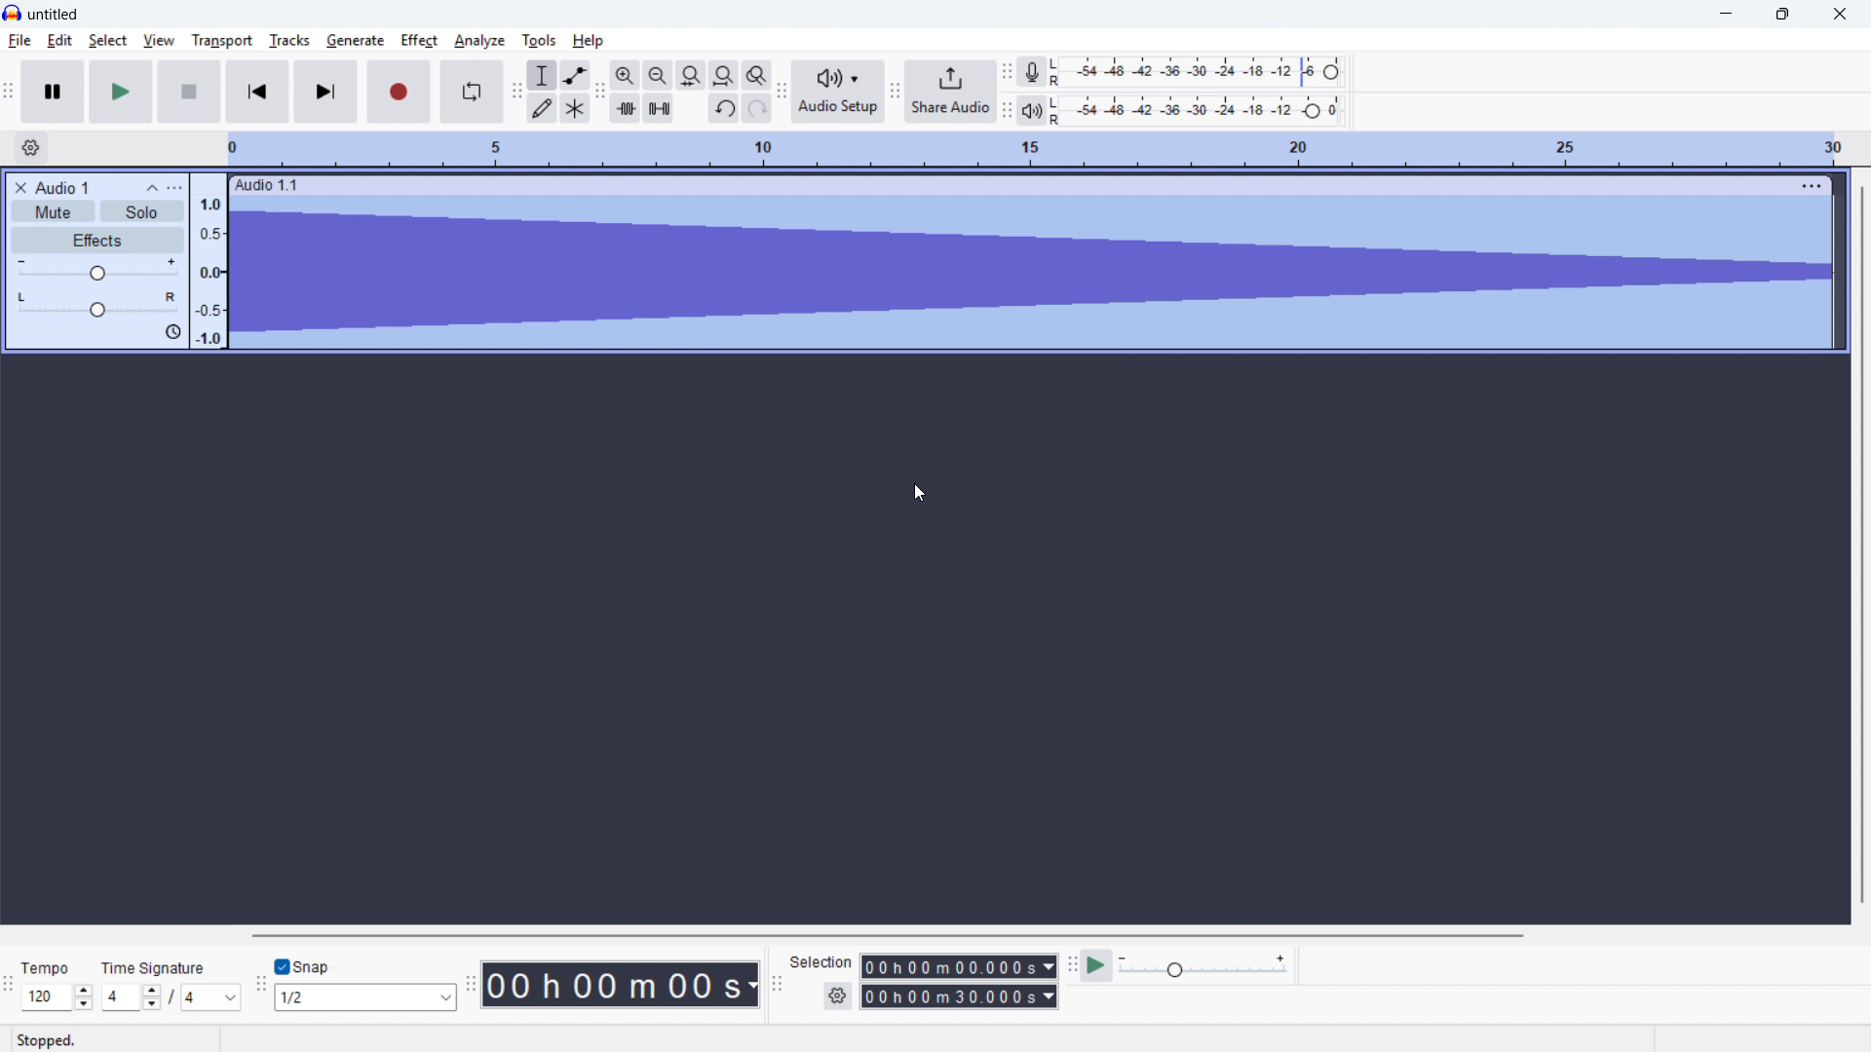 Image resolution: width=1871 pixels, height=1052 pixels. I want to click on Enable looping , so click(471, 91).